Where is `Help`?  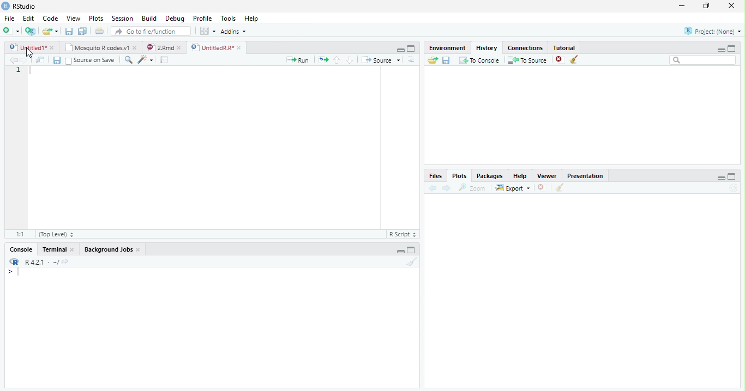 Help is located at coordinates (521, 176).